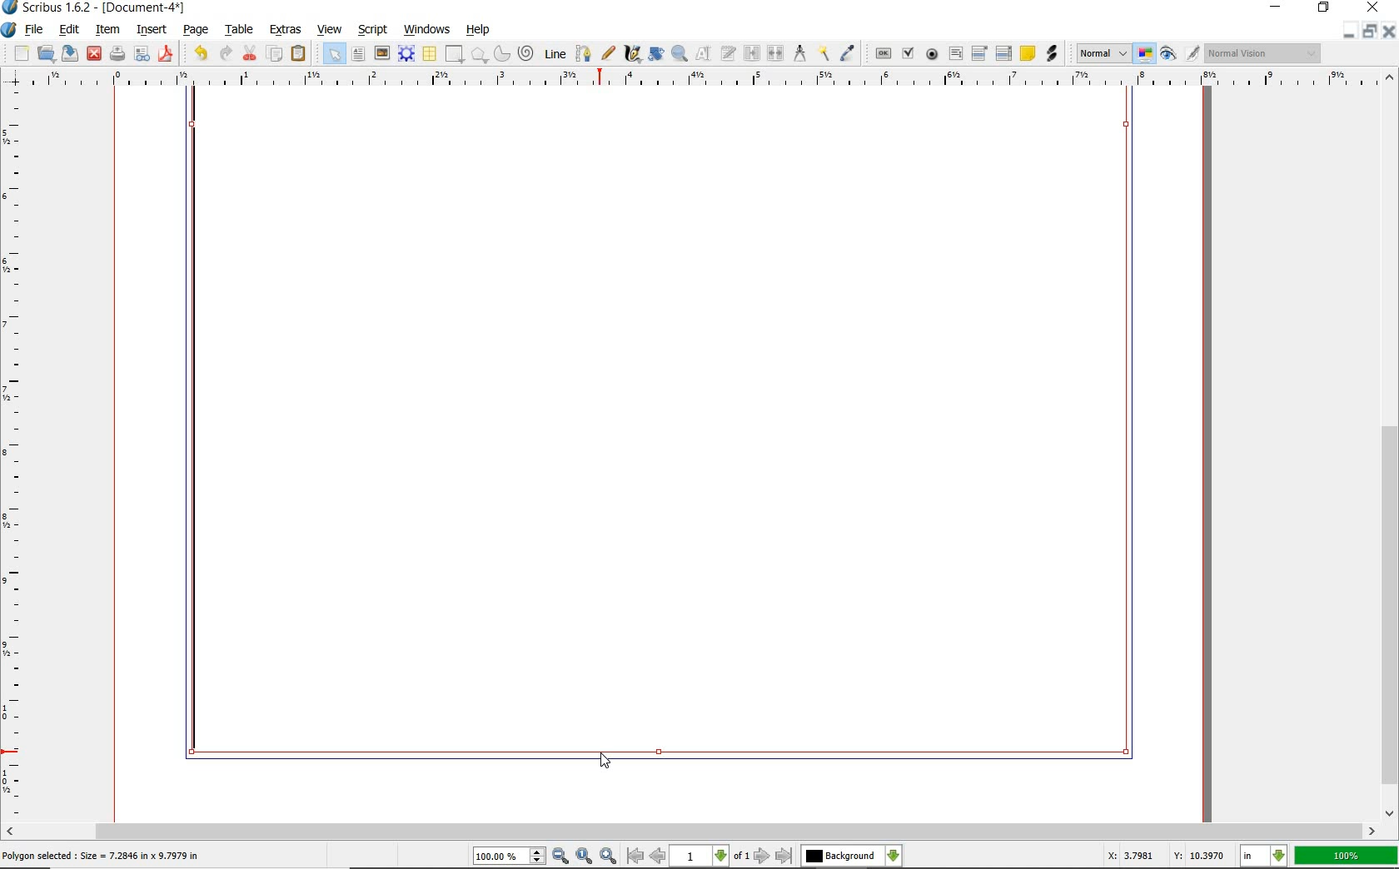 The image size is (1399, 869). Describe the element at coordinates (197, 31) in the screenshot. I see `page` at that location.